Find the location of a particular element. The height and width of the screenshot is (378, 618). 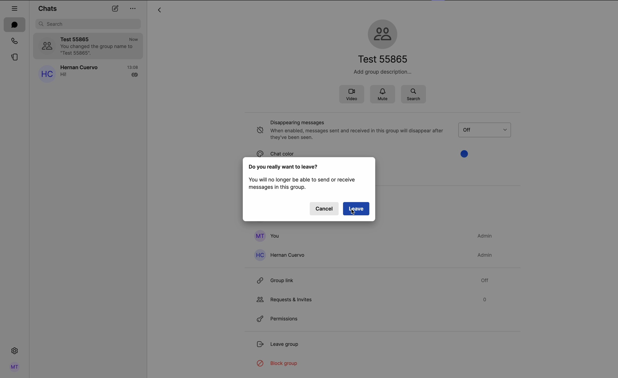

disappearing messages off is located at coordinates (350, 131).